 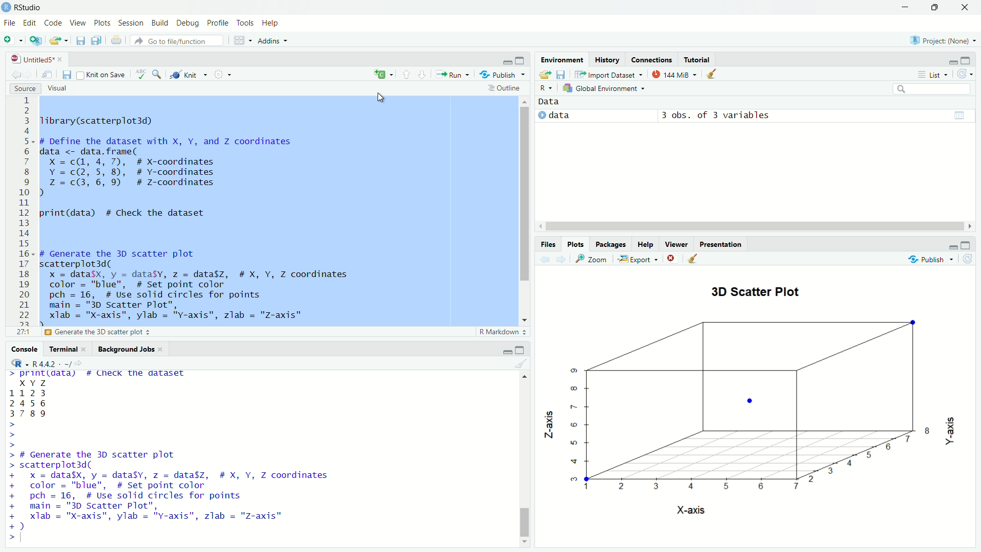 What do you see at coordinates (15, 363) in the screenshot?
I see `R` at bounding box center [15, 363].